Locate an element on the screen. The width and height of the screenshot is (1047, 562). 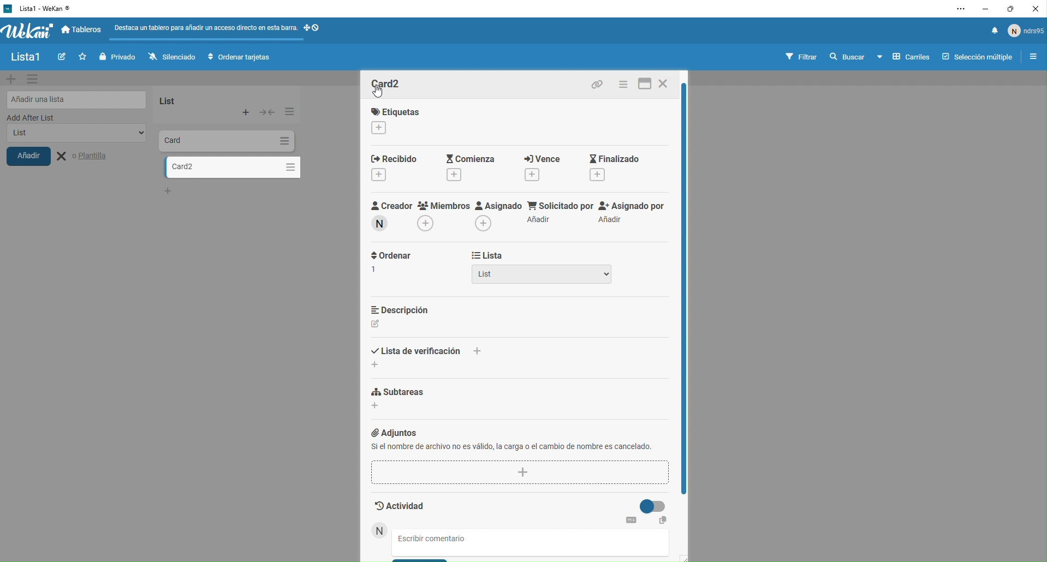
minimise is located at coordinates (984, 8).